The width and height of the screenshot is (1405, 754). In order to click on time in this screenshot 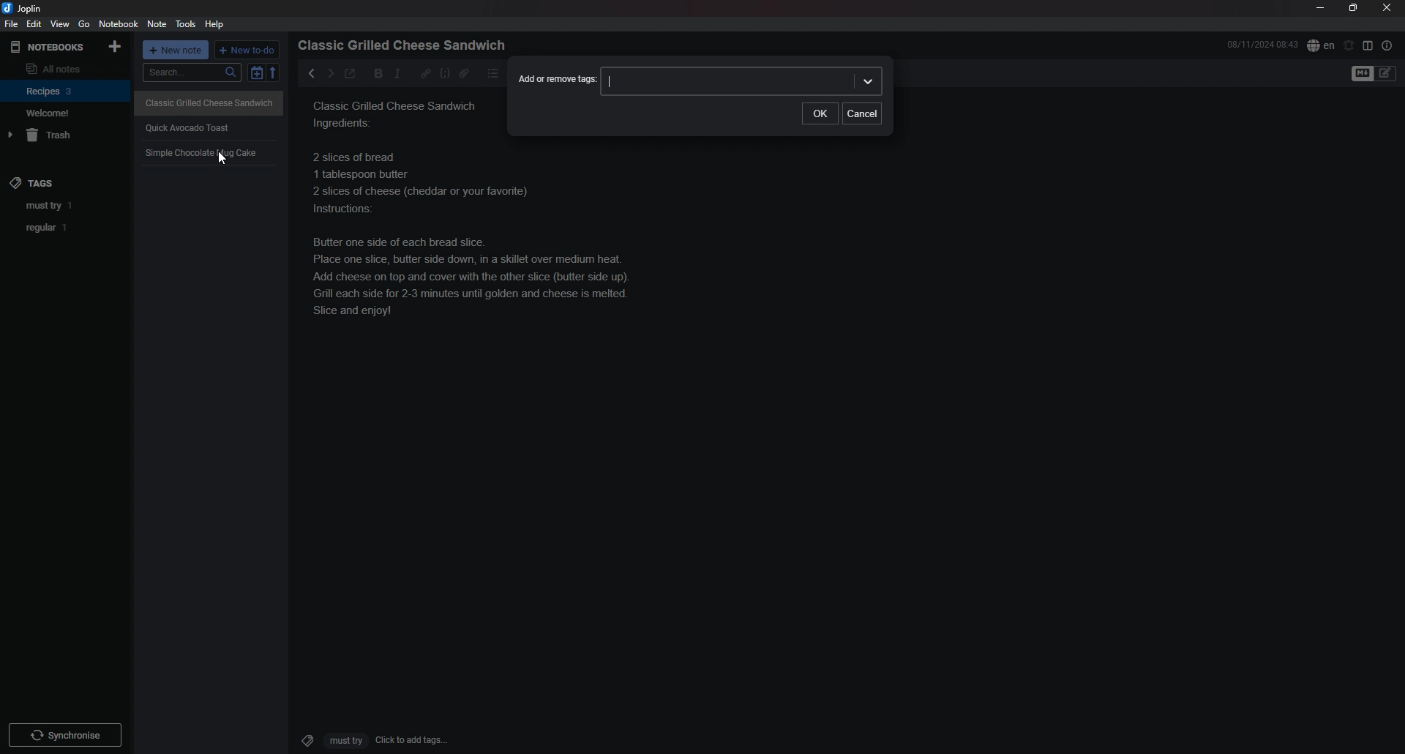, I will do `click(1262, 44)`.